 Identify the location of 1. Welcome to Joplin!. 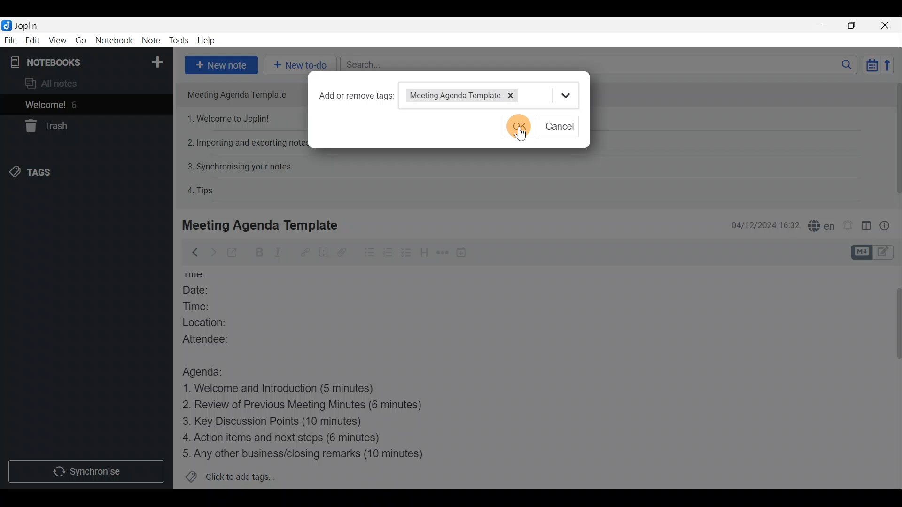
(231, 118).